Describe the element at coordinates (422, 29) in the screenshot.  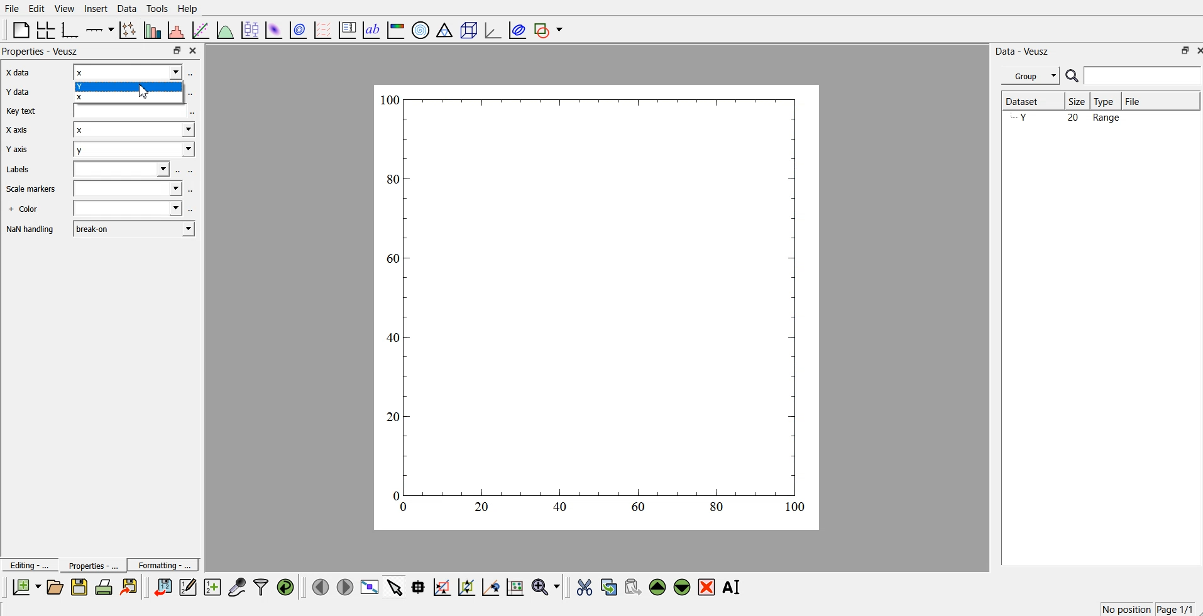
I see `polar graph` at that location.